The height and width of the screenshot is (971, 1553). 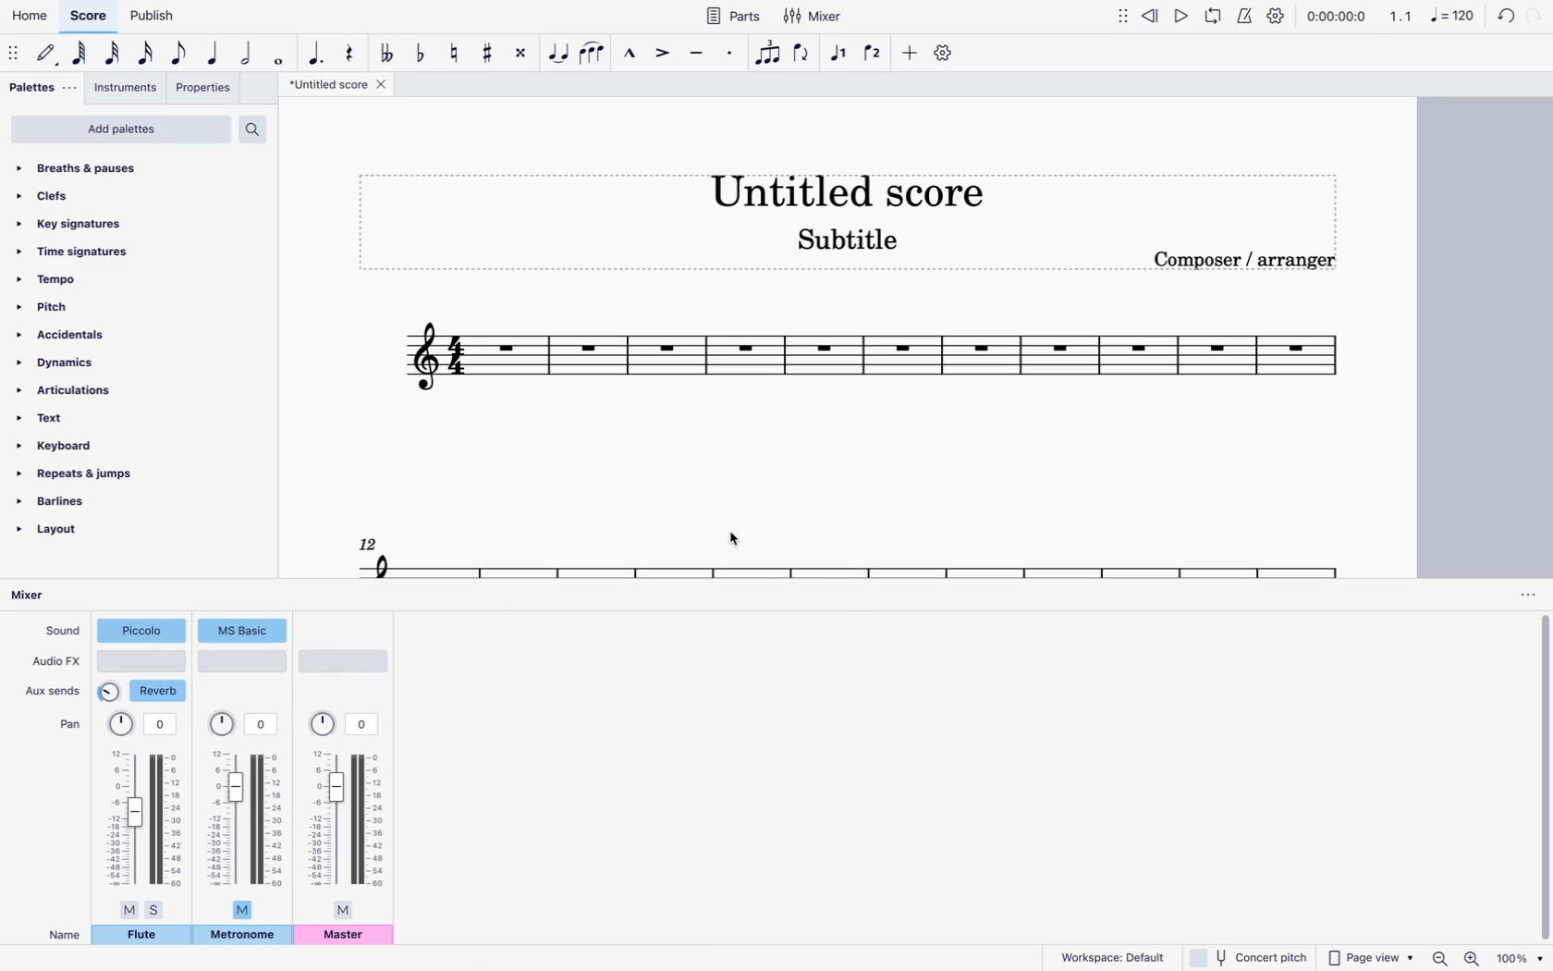 What do you see at coordinates (86, 278) in the screenshot?
I see `tempo` at bounding box center [86, 278].